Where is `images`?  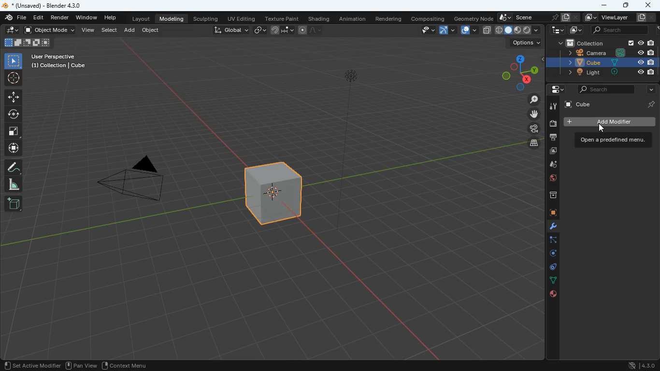
images is located at coordinates (574, 30).